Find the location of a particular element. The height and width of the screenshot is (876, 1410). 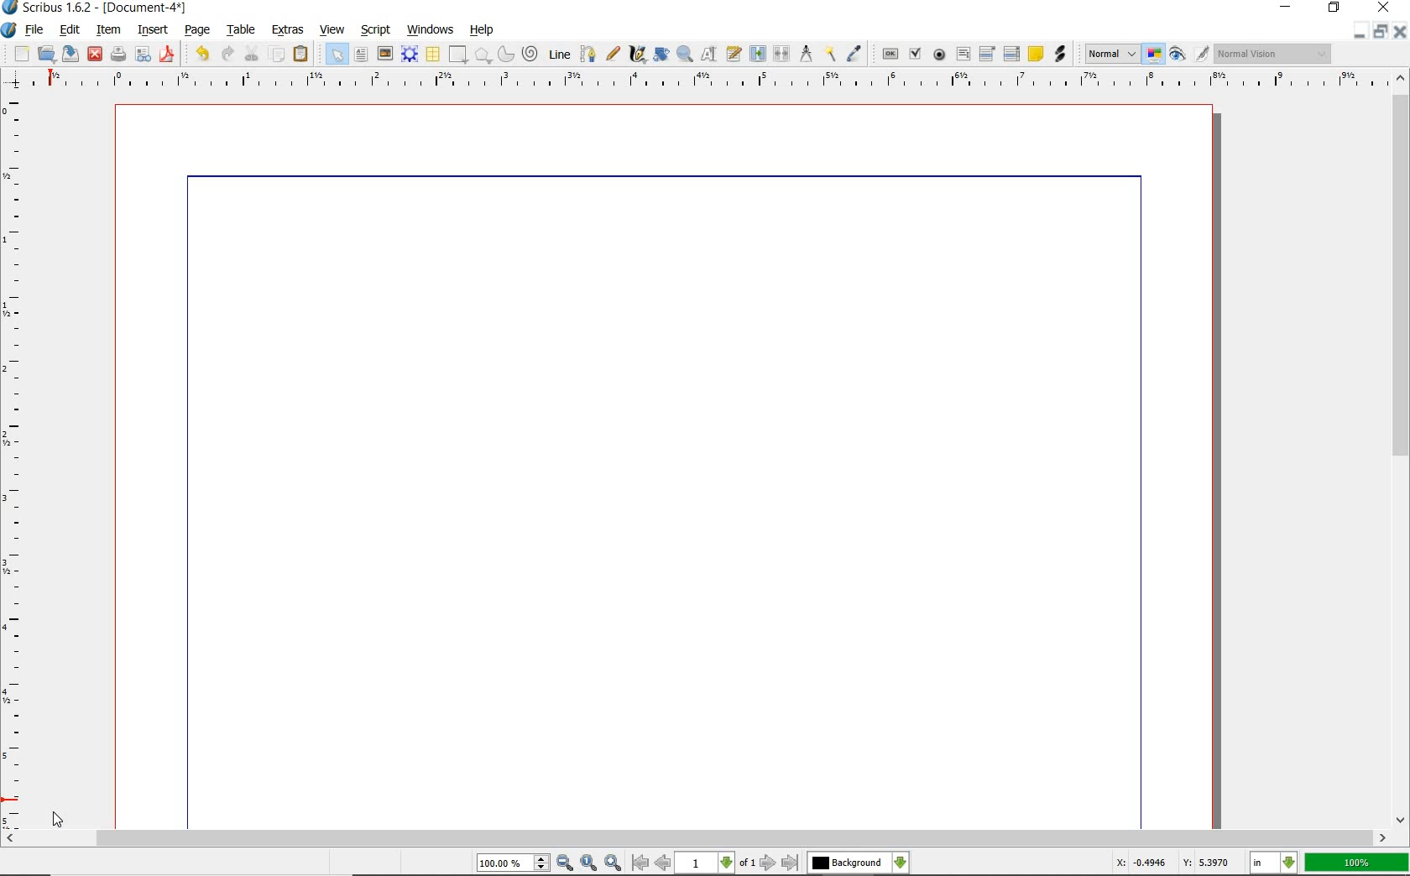

redo is located at coordinates (227, 53).